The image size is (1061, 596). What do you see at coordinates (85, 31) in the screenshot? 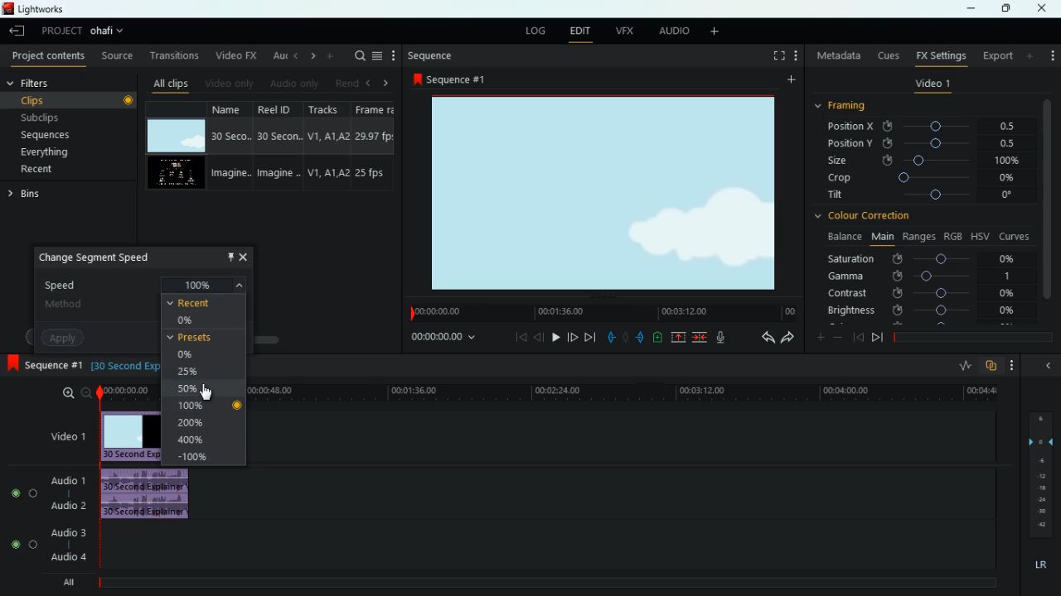
I see `project` at bounding box center [85, 31].